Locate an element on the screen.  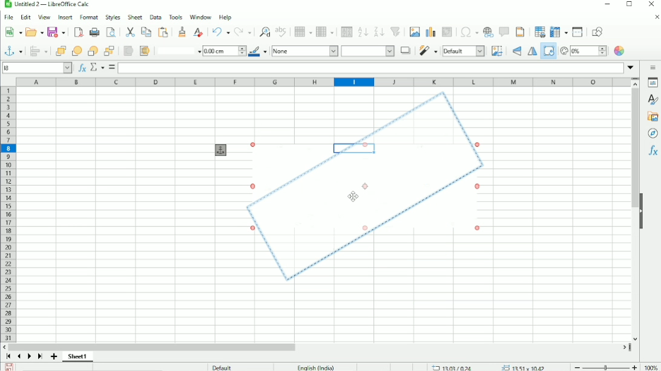
Formula is located at coordinates (111, 67).